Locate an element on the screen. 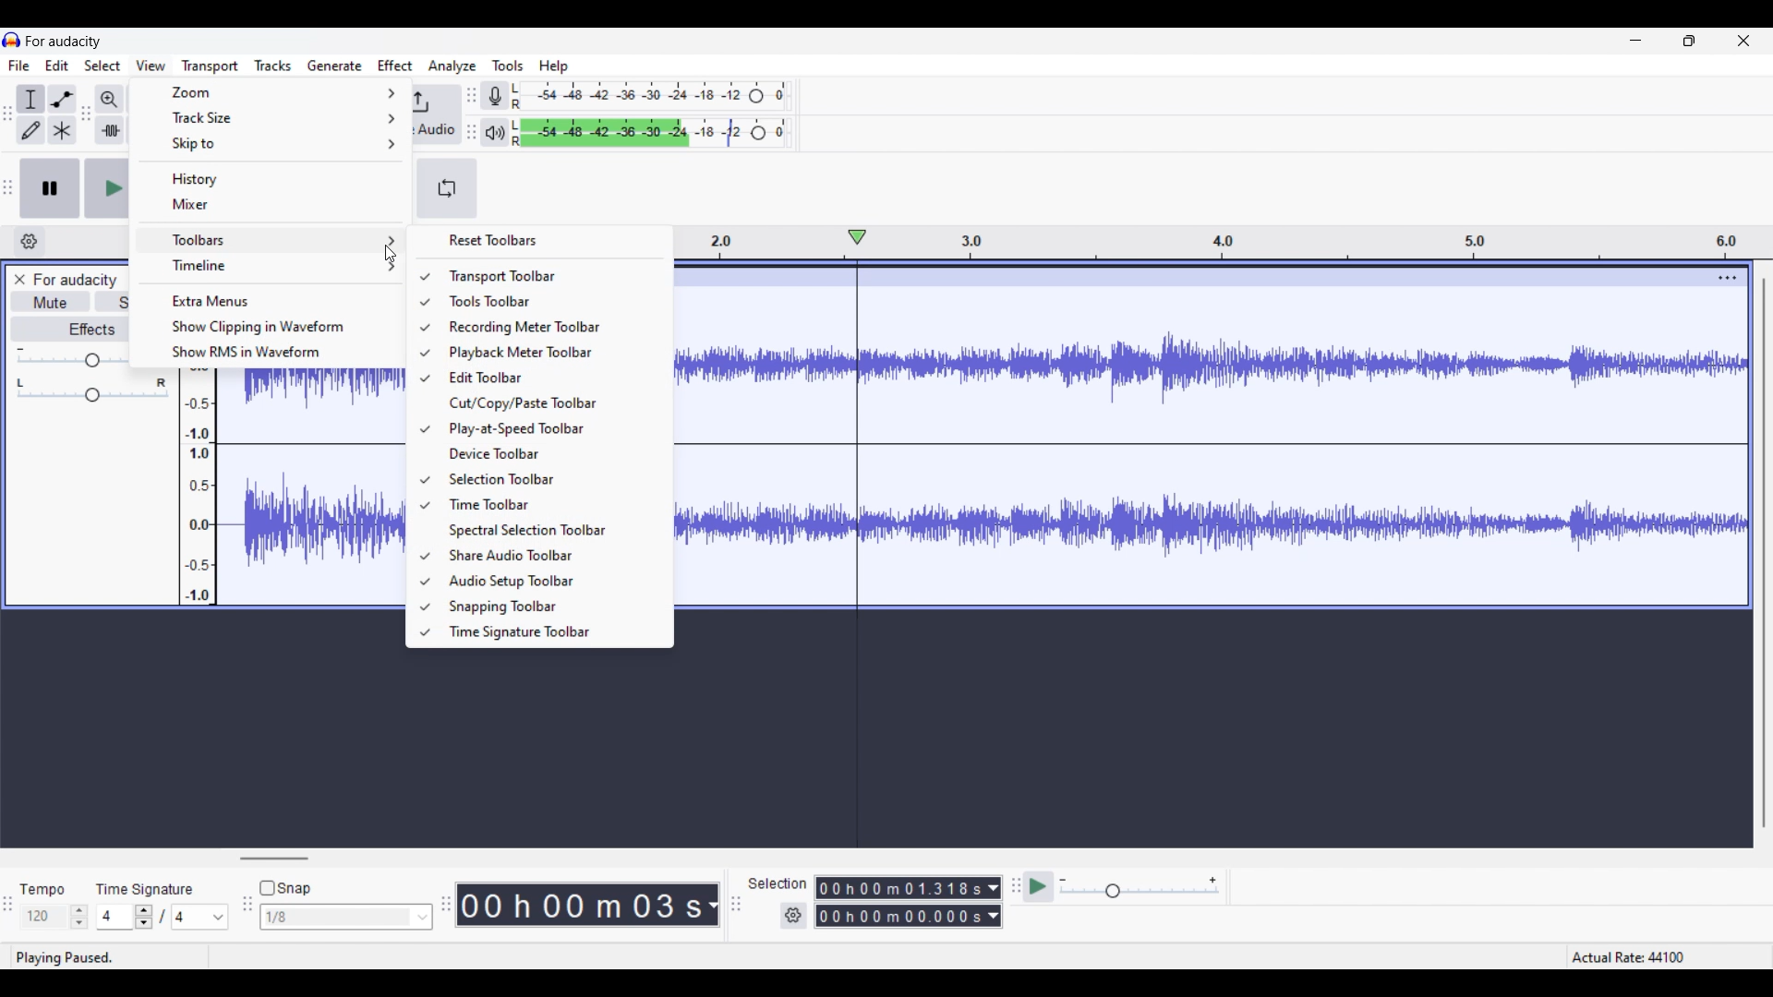  File menu is located at coordinates (19, 66).